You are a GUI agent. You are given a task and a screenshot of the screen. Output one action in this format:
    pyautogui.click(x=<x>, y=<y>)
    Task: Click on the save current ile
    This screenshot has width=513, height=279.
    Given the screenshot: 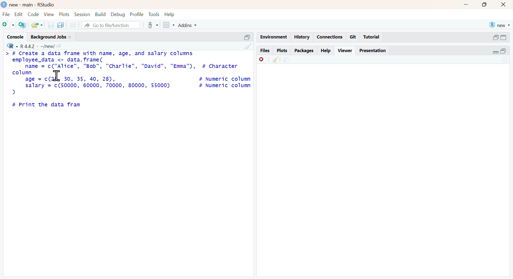 What is the action you would take?
    pyautogui.click(x=49, y=25)
    